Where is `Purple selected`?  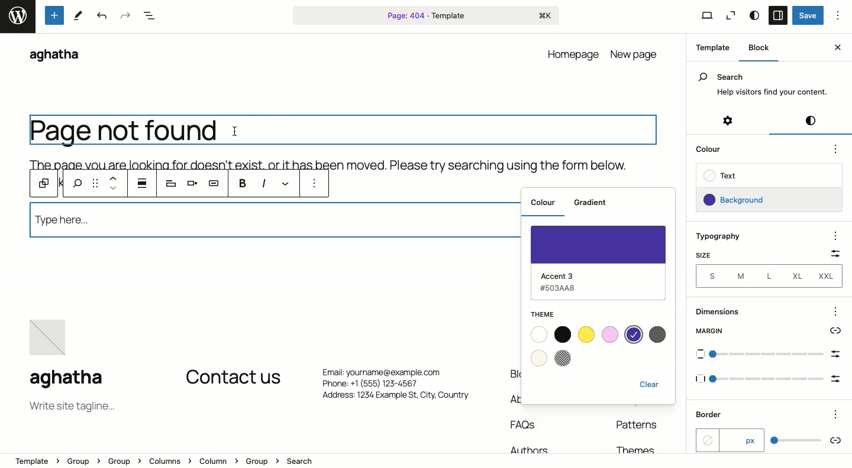 Purple selected is located at coordinates (633, 335).